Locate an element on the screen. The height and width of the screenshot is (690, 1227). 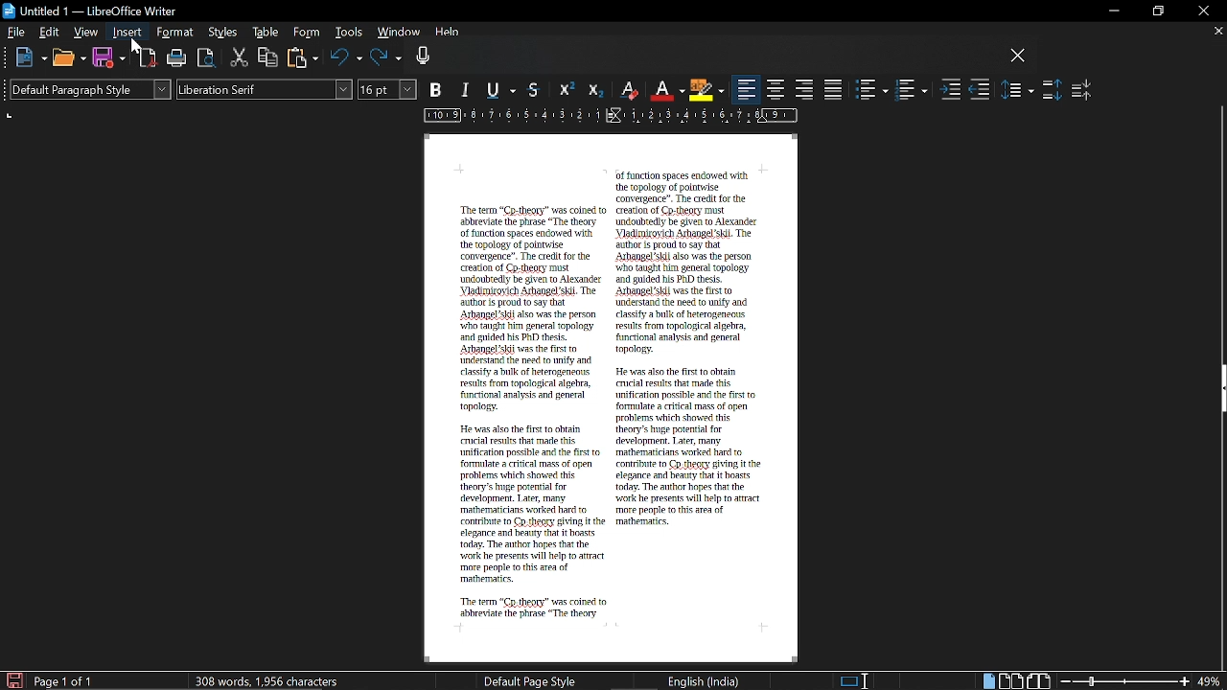
Paste is located at coordinates (303, 57).